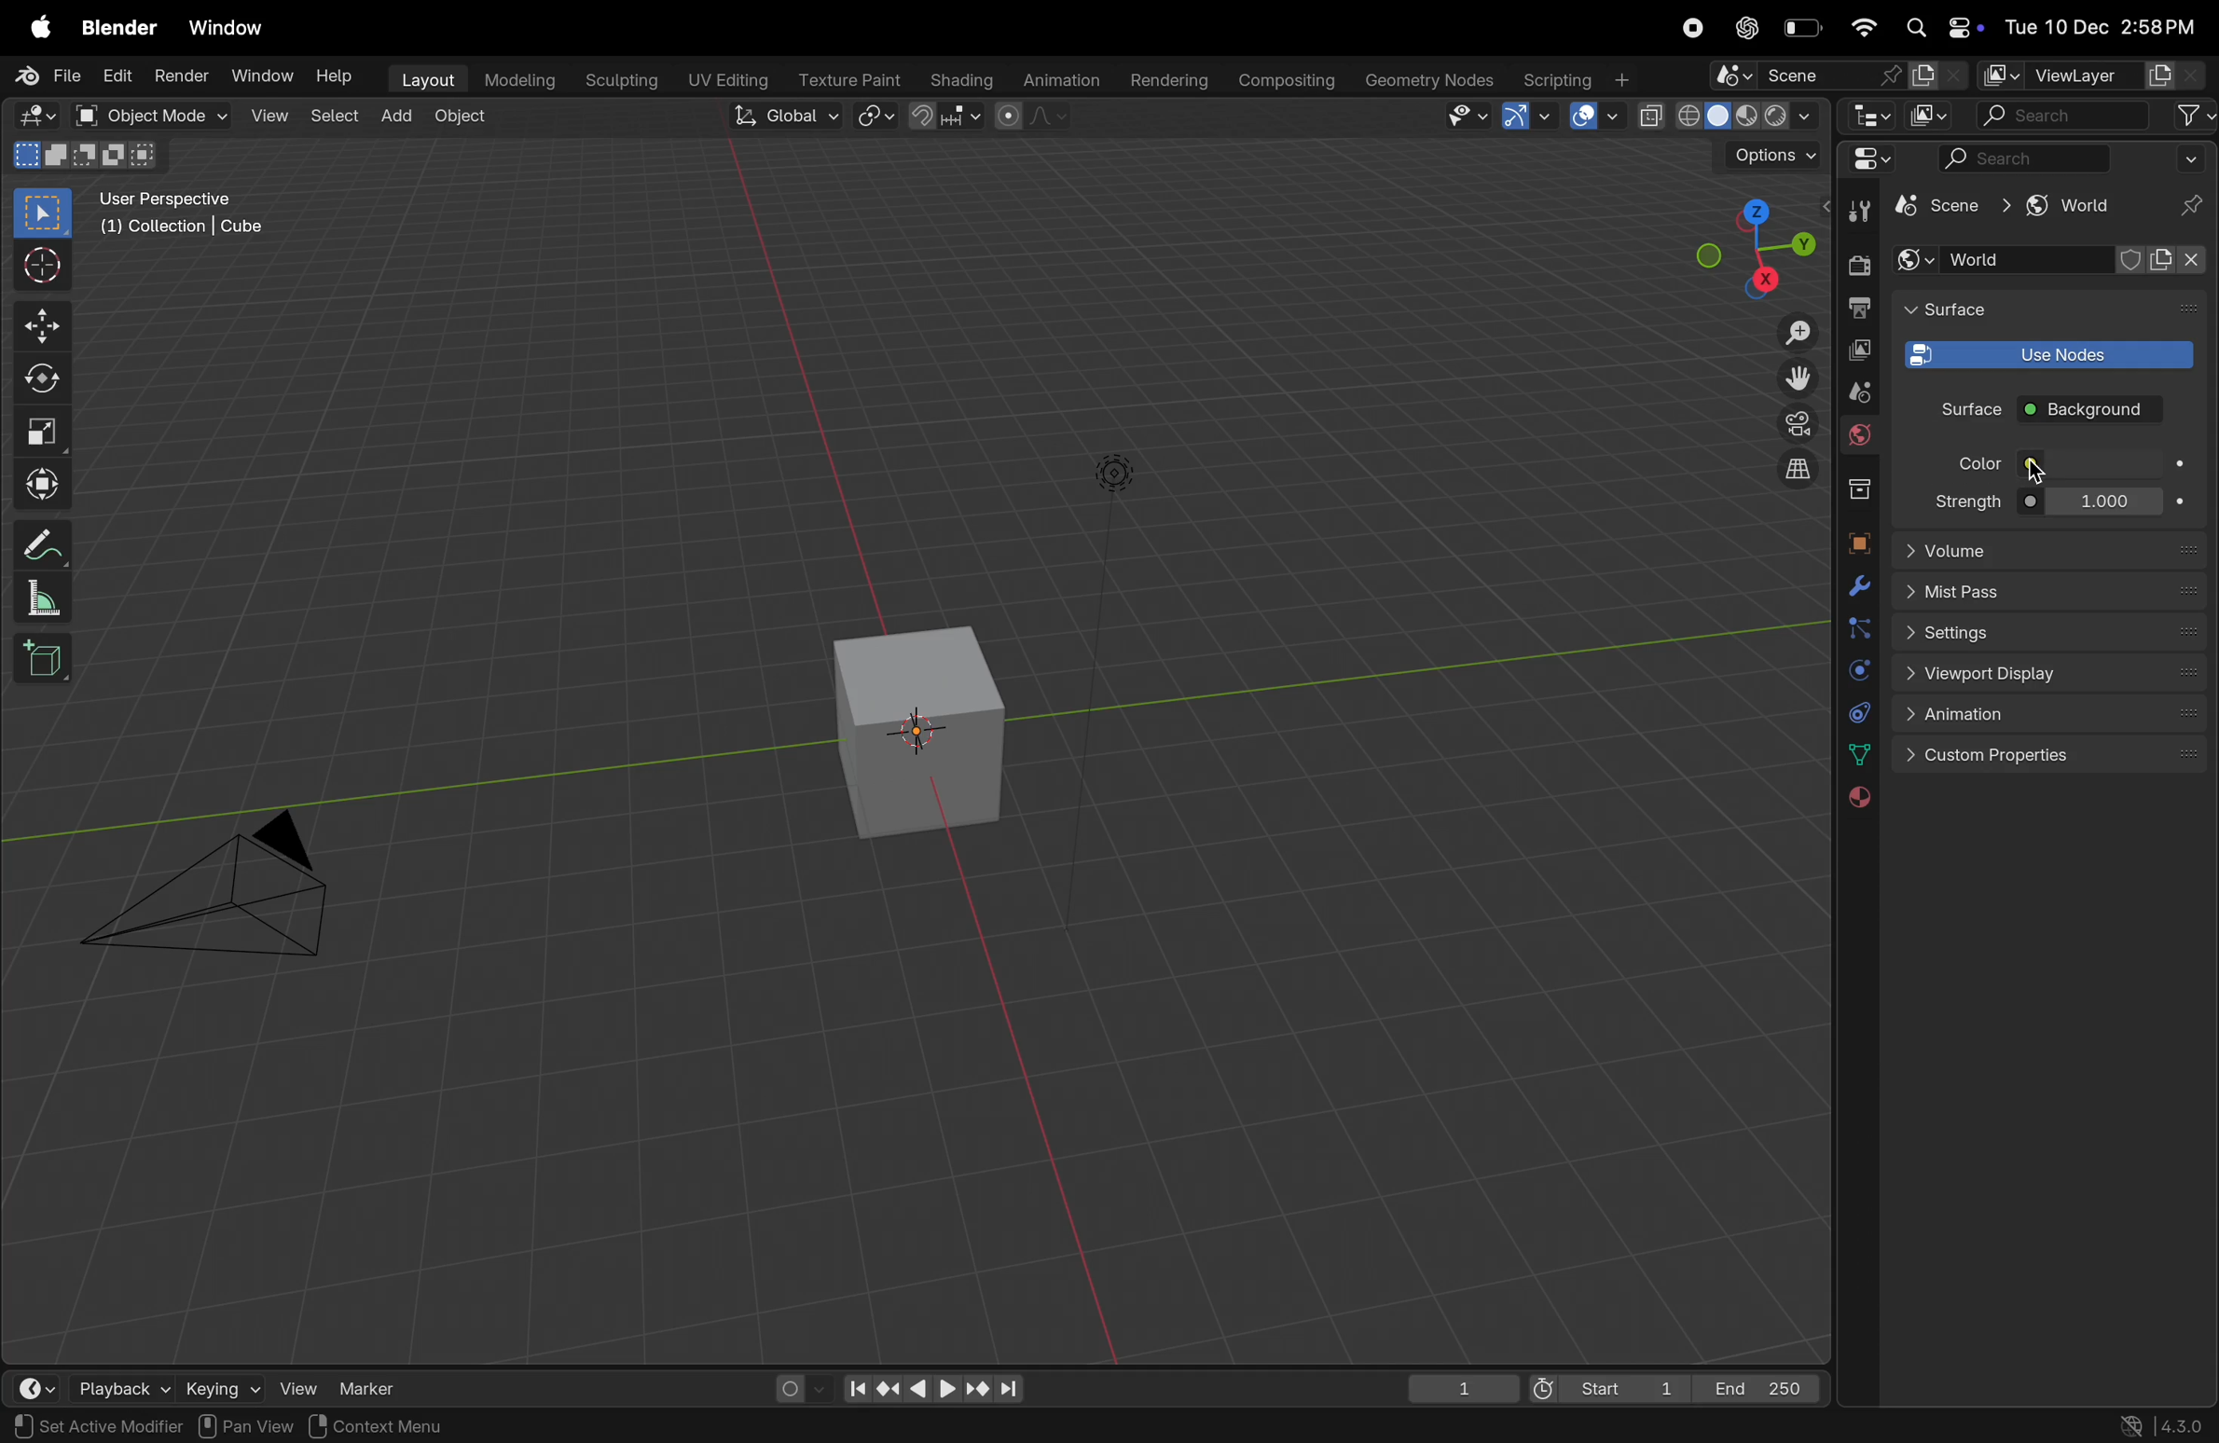 This screenshot has height=1443, width=2219. What do you see at coordinates (1856, 800) in the screenshot?
I see `material` at bounding box center [1856, 800].